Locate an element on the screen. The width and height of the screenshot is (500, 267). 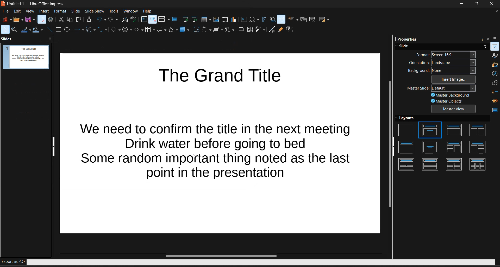
insert image is located at coordinates (215, 19).